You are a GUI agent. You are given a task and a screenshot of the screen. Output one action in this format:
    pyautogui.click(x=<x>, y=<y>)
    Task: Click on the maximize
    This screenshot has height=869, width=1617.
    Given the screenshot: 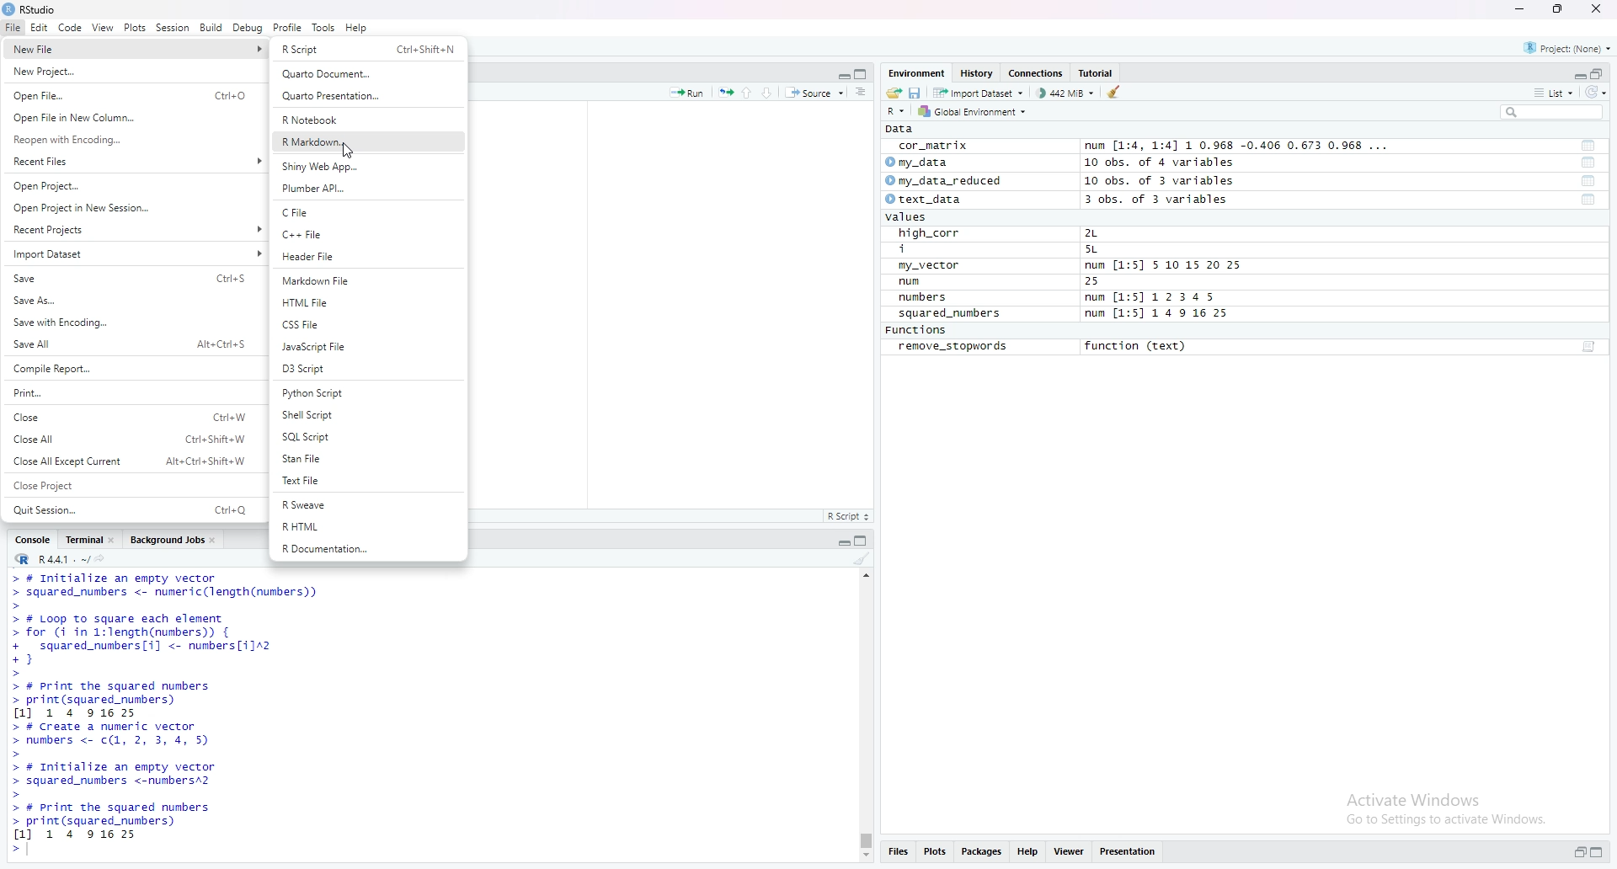 What is the action you would take?
    pyautogui.click(x=861, y=541)
    